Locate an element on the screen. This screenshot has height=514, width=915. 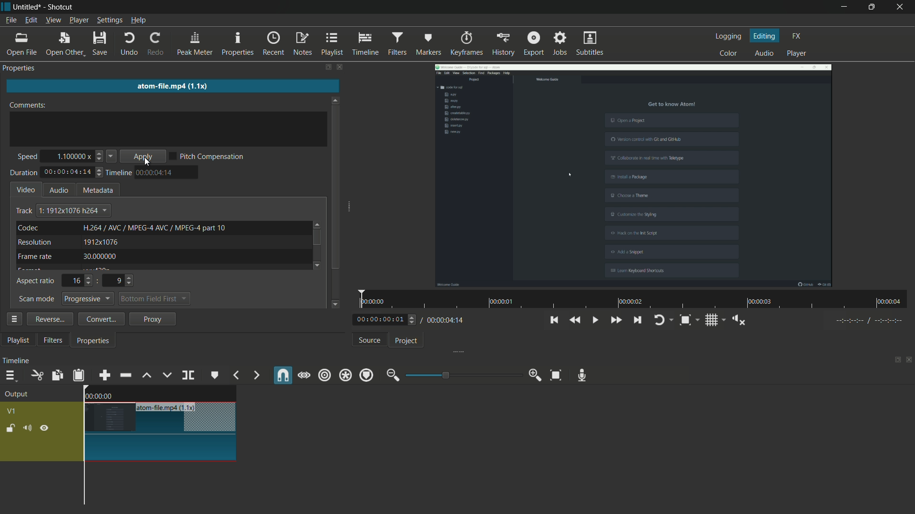
1.1x is located at coordinates (190, 406).